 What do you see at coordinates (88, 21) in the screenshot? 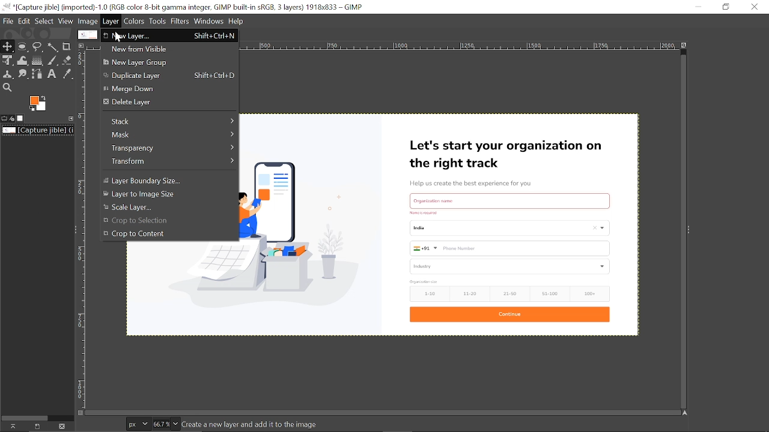
I see `Image` at bounding box center [88, 21].